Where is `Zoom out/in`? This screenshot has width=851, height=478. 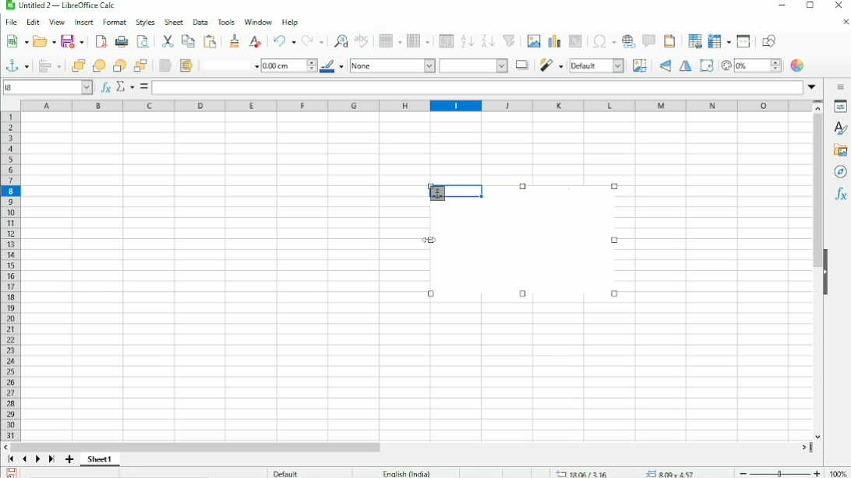 Zoom out/in is located at coordinates (777, 472).